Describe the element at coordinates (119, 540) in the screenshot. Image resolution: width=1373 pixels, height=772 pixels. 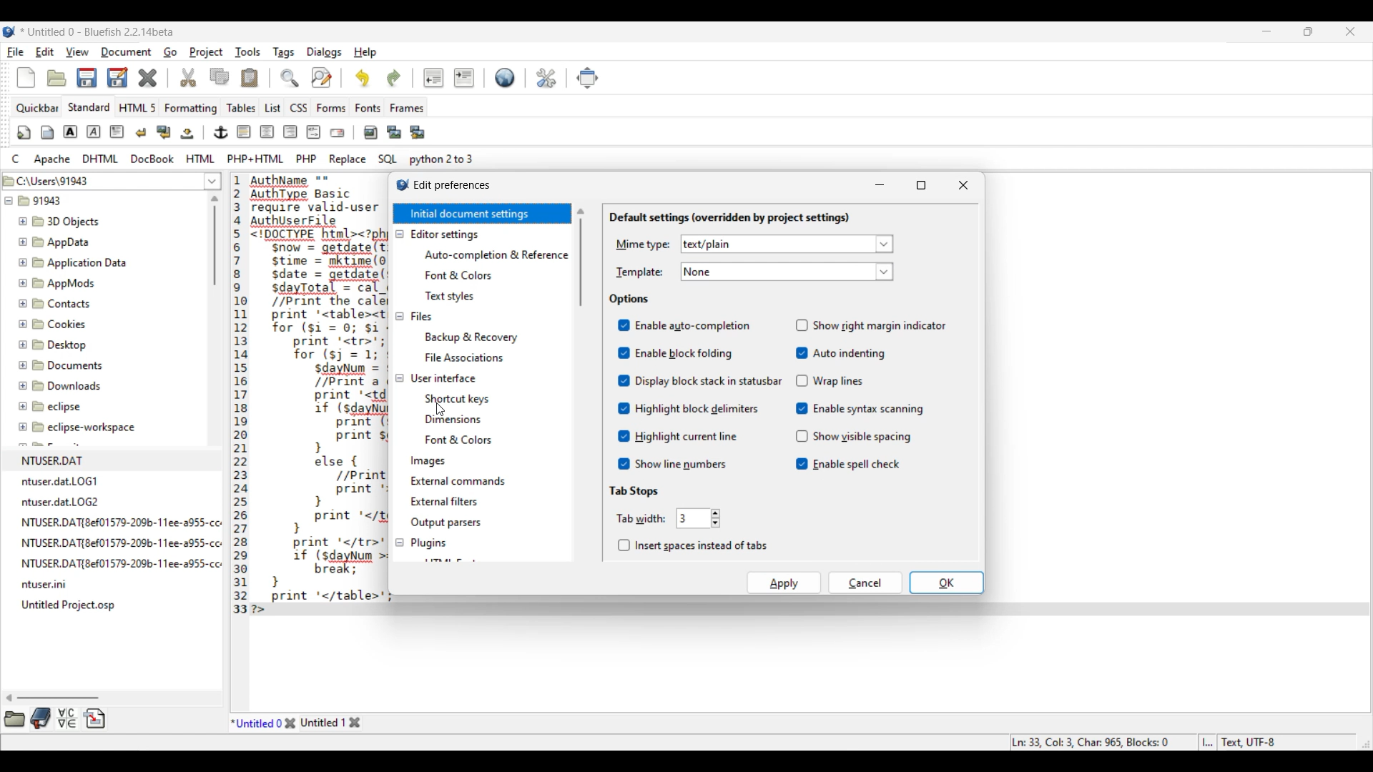
I see `NTUSER.DATI8ef01579-209b-11ee-2955-cc+` at that location.